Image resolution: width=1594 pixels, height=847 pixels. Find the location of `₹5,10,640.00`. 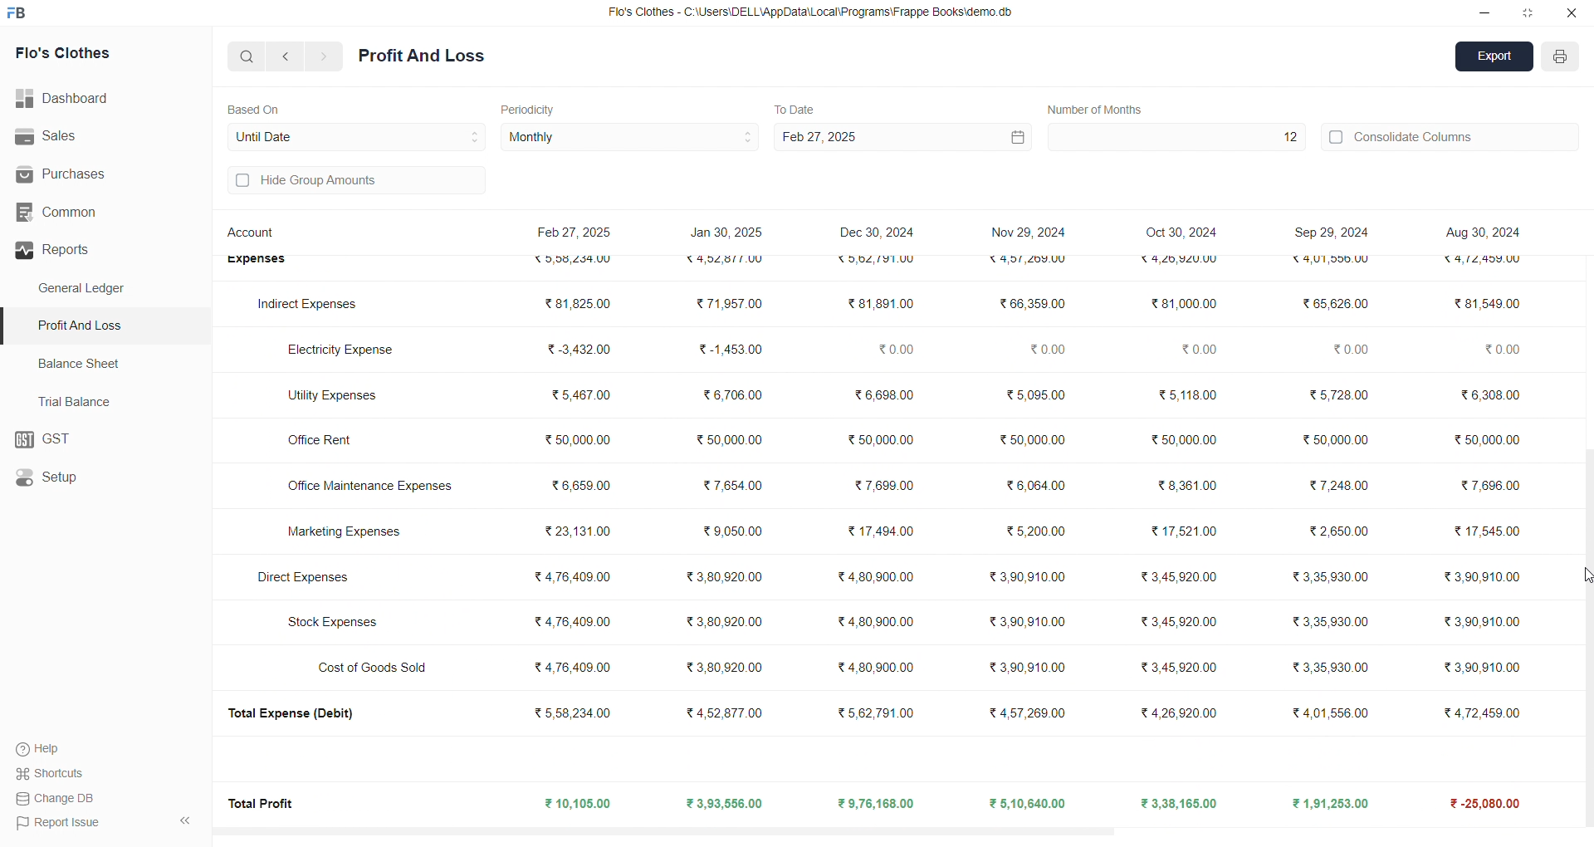

₹5,10,640.00 is located at coordinates (1029, 803).